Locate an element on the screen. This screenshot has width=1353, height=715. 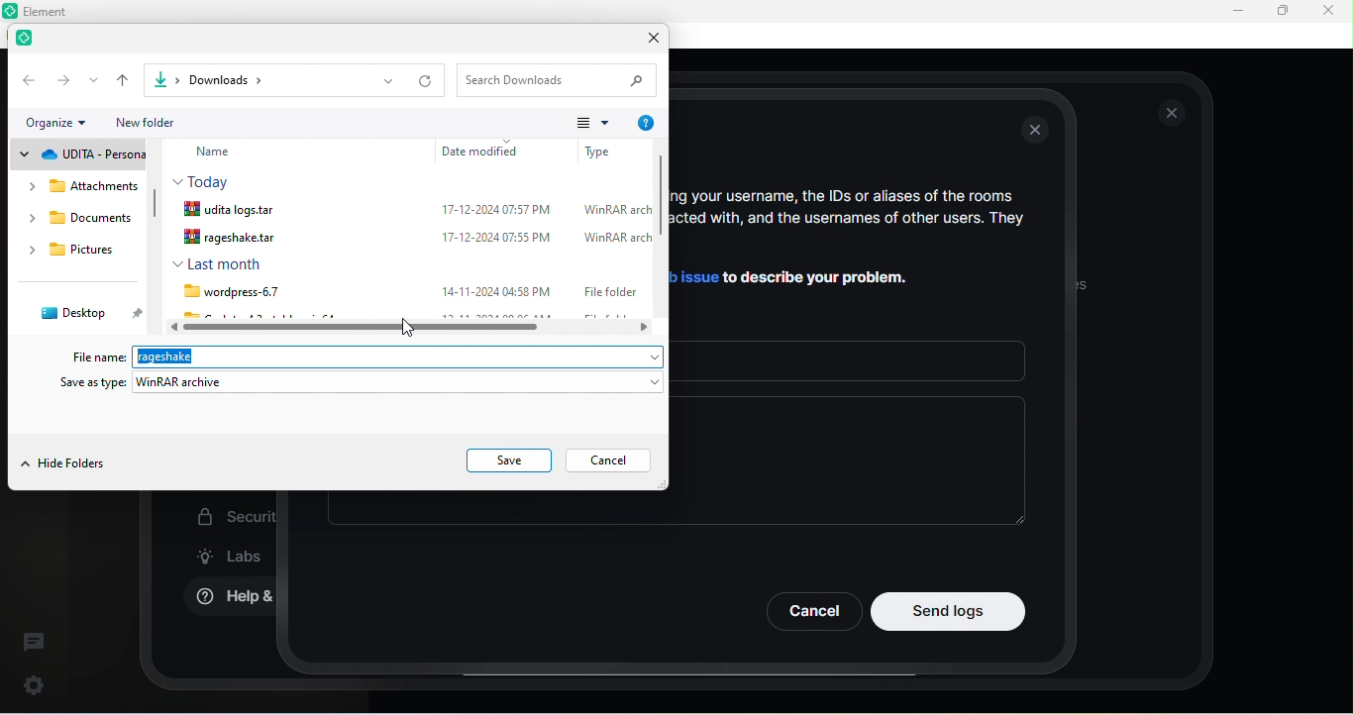
horizontal slider is located at coordinates (415, 328).